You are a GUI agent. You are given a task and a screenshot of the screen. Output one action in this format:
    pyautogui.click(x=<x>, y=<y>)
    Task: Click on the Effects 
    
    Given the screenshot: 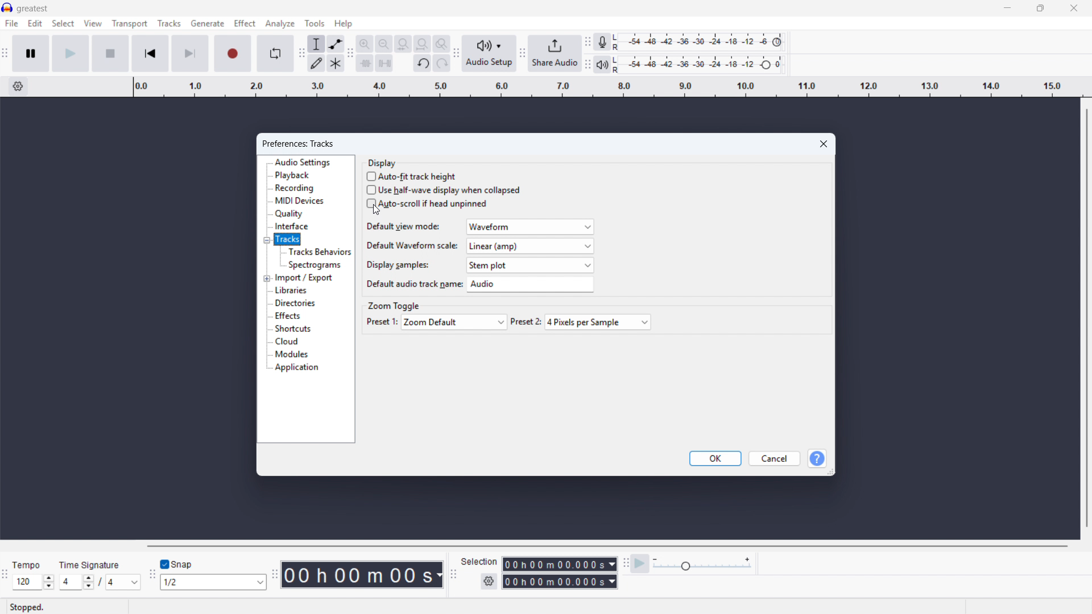 What is the action you would take?
    pyautogui.click(x=287, y=316)
    